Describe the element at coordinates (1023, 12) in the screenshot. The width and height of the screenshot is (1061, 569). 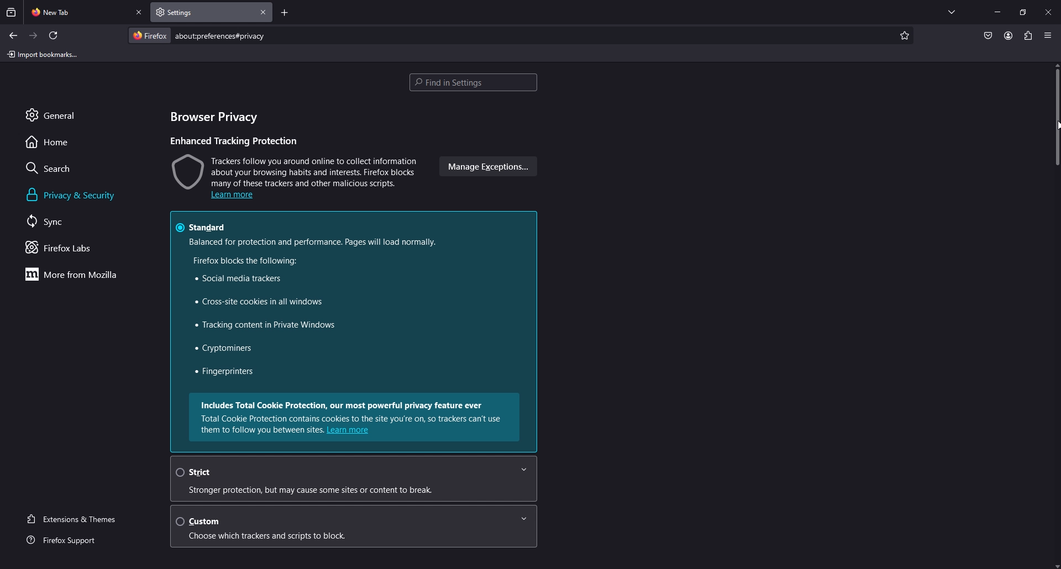
I see `resize` at that location.